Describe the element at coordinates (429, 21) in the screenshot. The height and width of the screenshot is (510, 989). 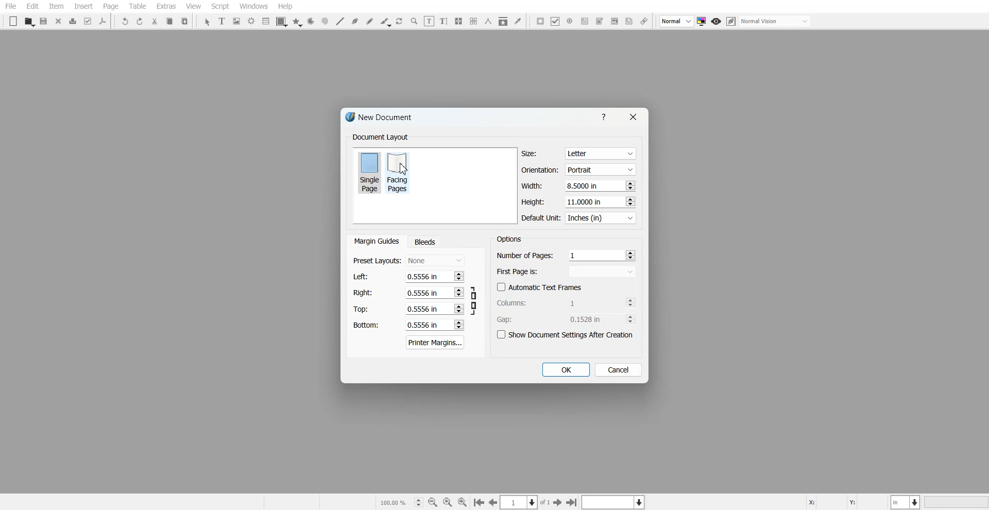
I see `Edit contents of frame` at that location.